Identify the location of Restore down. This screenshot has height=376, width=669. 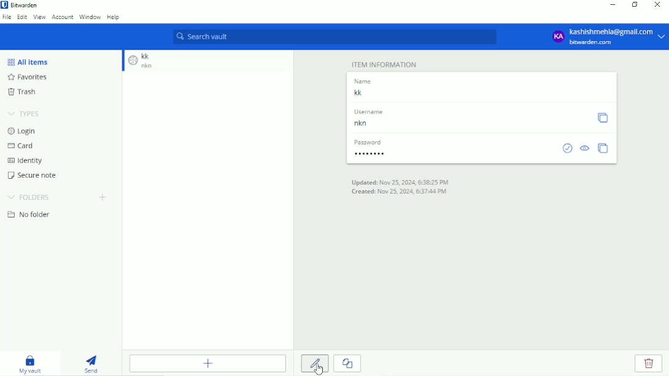
(636, 5).